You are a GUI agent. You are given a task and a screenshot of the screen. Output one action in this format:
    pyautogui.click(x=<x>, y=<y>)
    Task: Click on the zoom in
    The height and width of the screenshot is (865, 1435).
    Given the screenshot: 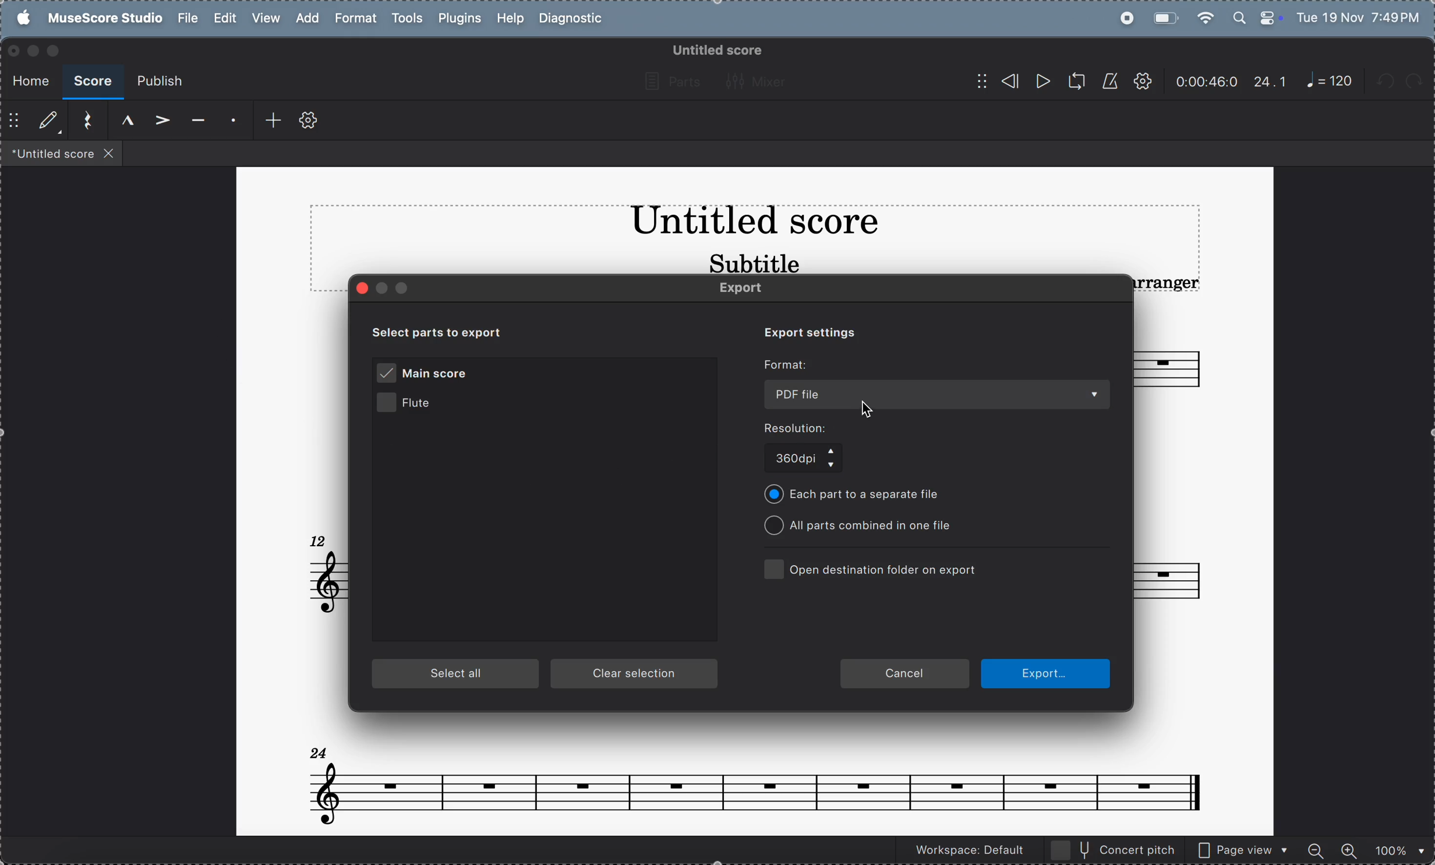 What is the action you would take?
    pyautogui.click(x=1348, y=849)
    